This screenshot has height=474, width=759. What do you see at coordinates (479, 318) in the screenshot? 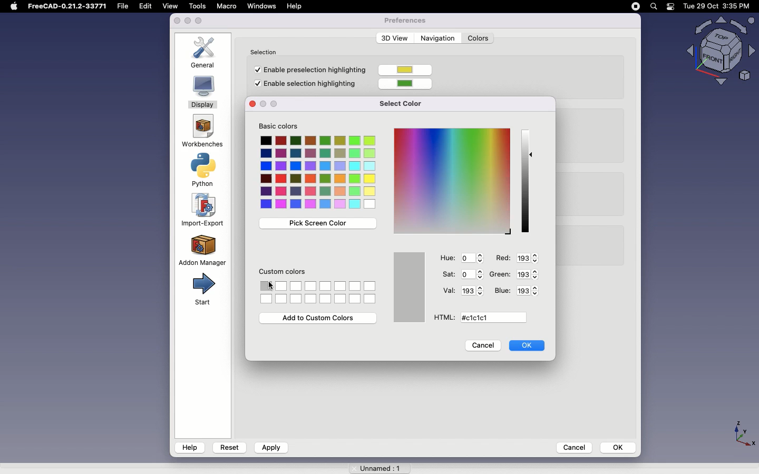
I see `#c1c1c1` at bounding box center [479, 318].